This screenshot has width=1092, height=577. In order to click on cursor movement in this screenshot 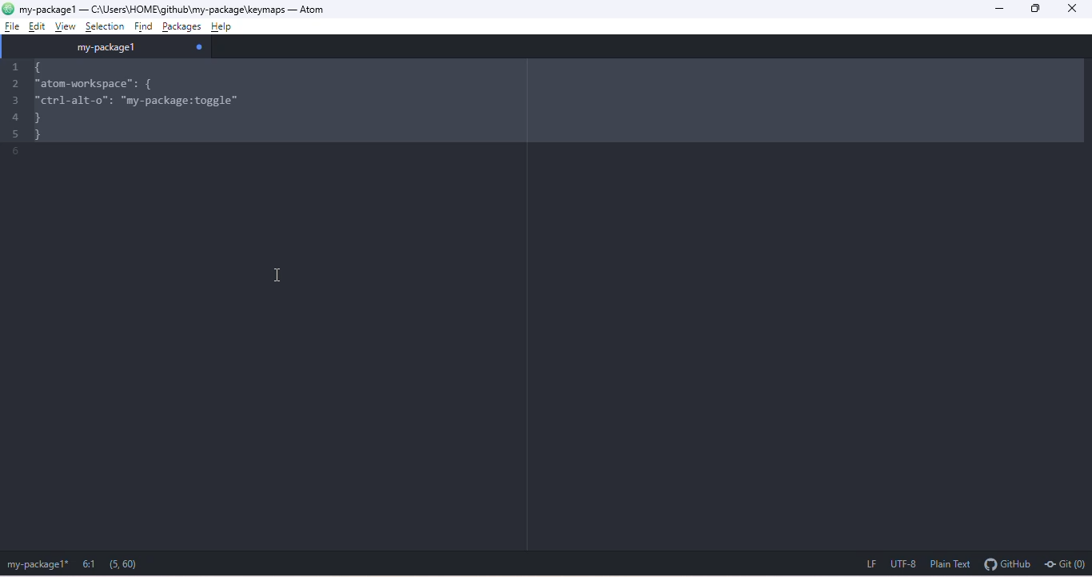, I will do `click(38, 26)`.